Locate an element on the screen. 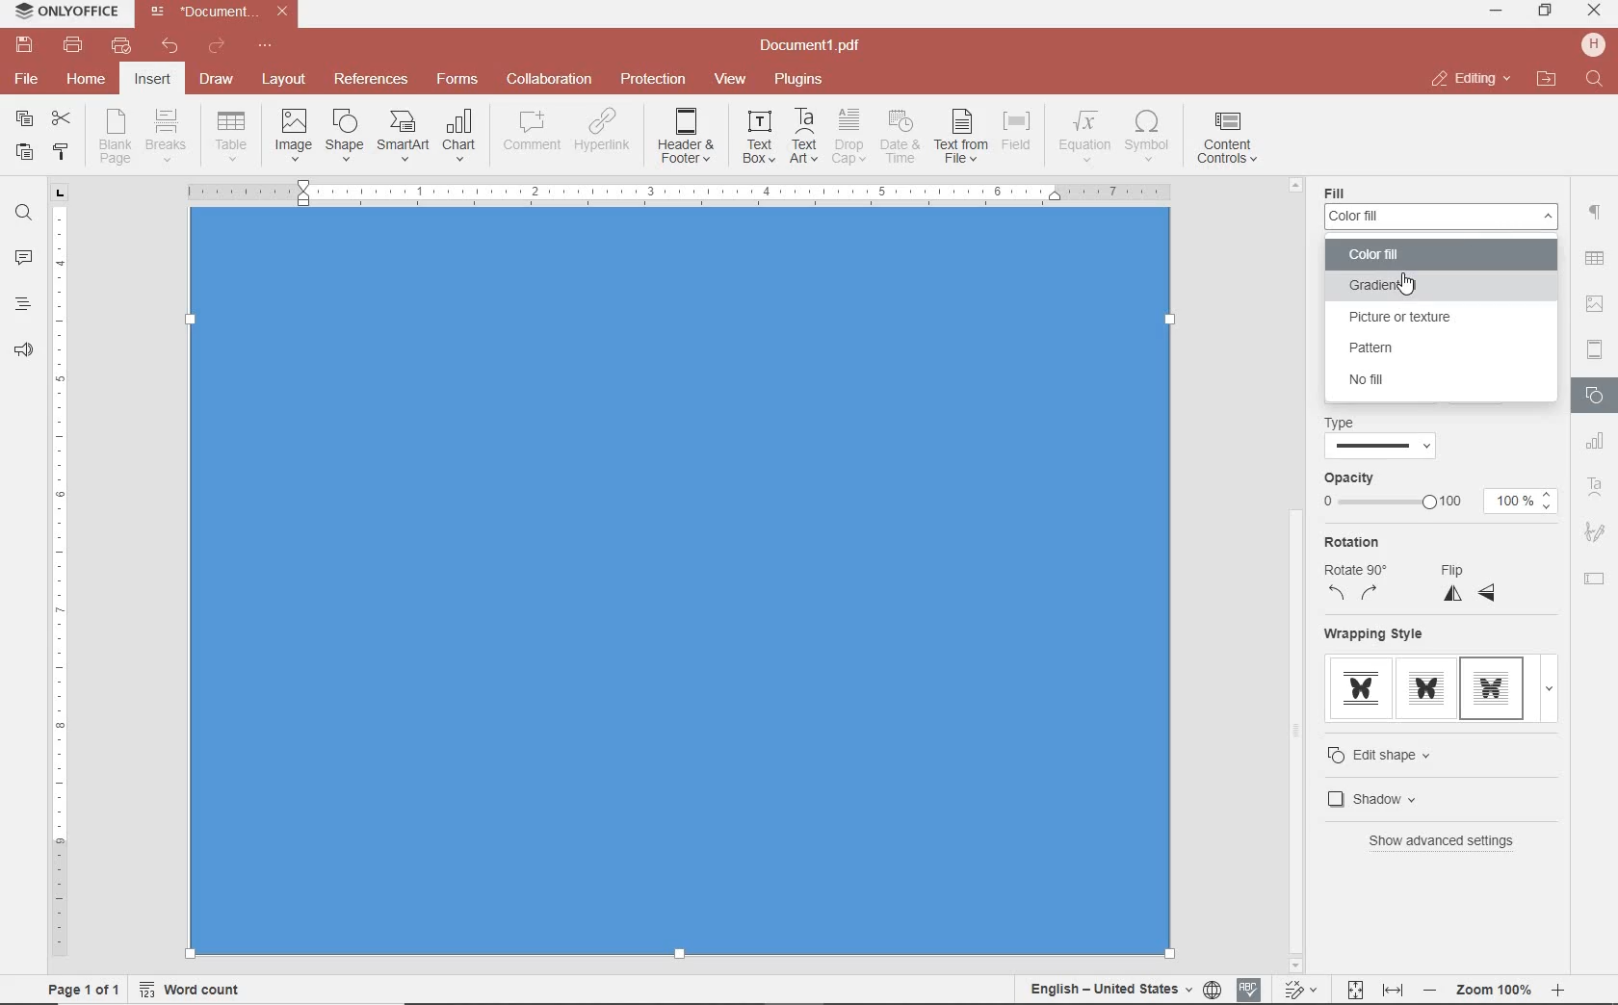 This screenshot has width=1618, height=1005. system name is located at coordinates (62, 13).